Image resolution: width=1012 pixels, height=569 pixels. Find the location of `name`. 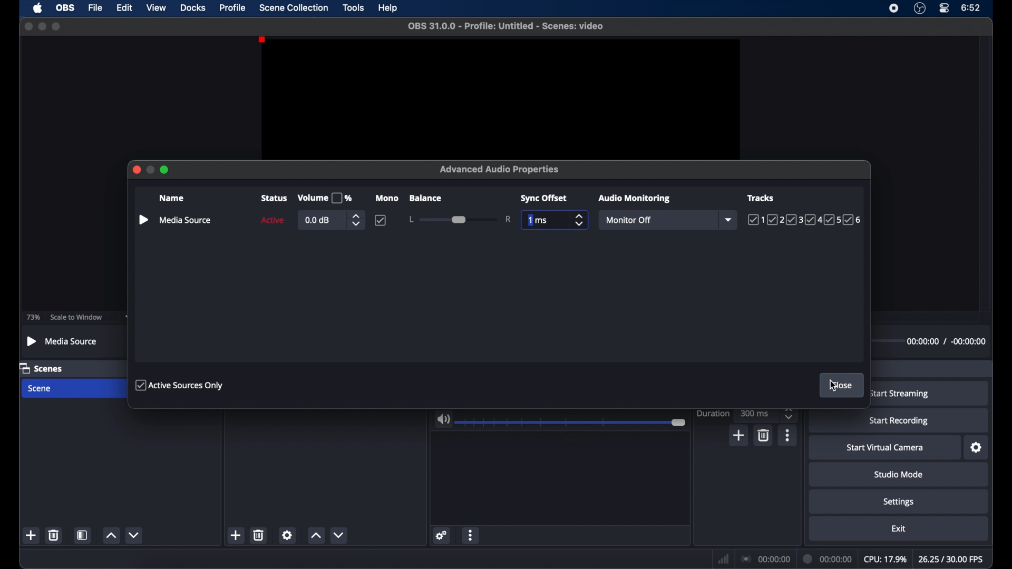

name is located at coordinates (171, 198).